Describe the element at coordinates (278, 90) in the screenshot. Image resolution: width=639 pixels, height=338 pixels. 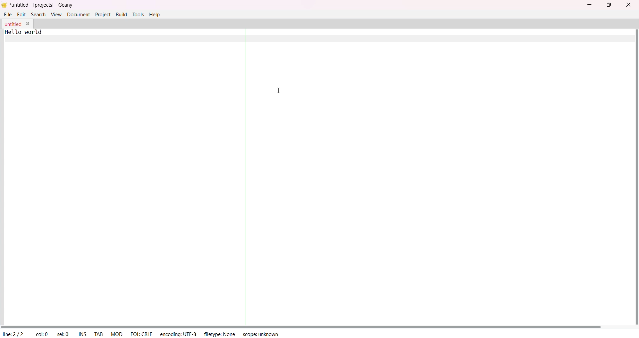
I see `cursor` at that location.